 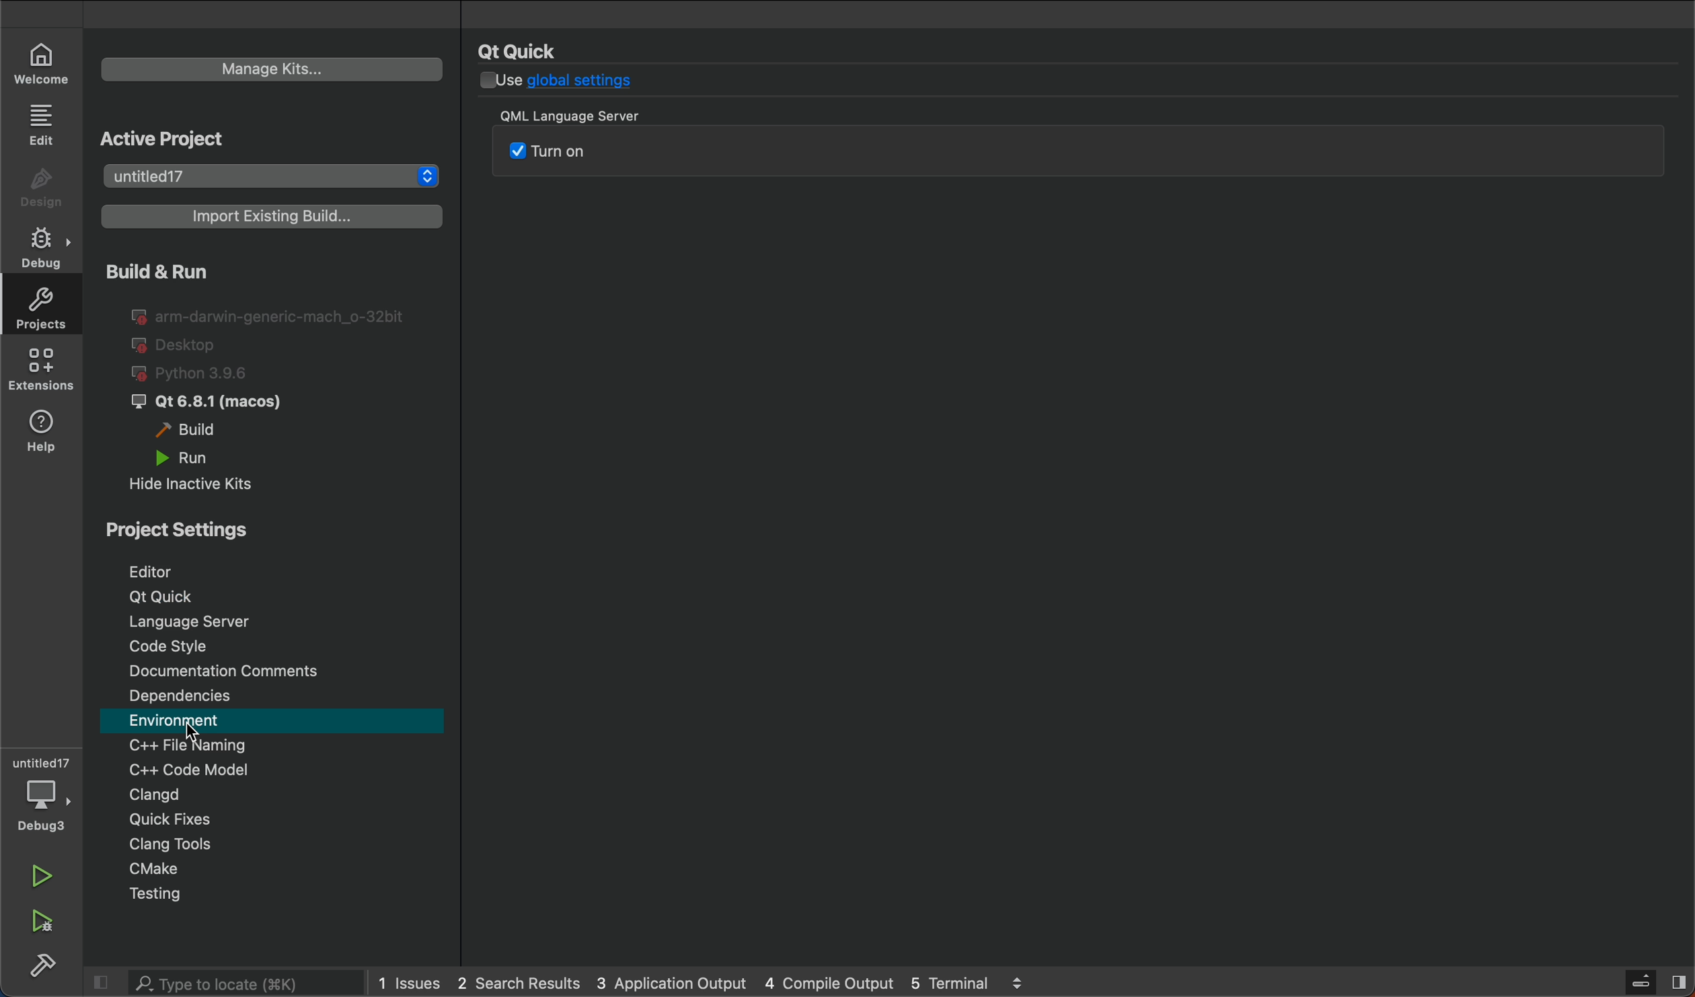 I want to click on file naming, so click(x=276, y=745).